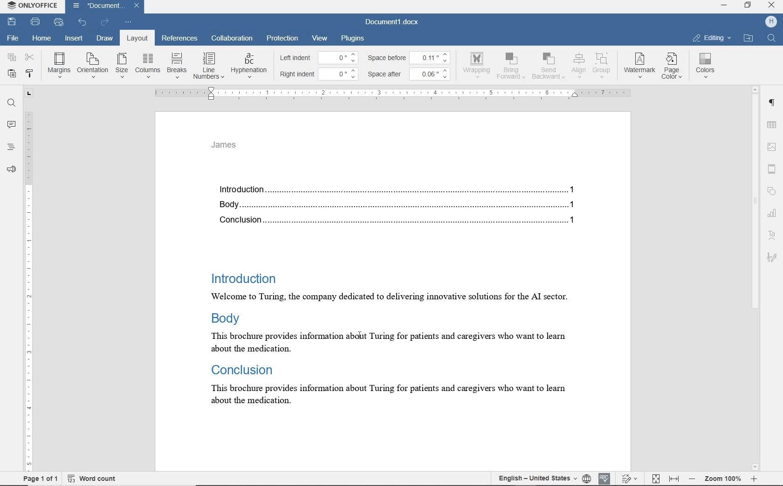 The width and height of the screenshot is (783, 486). I want to click on group, so click(602, 65).